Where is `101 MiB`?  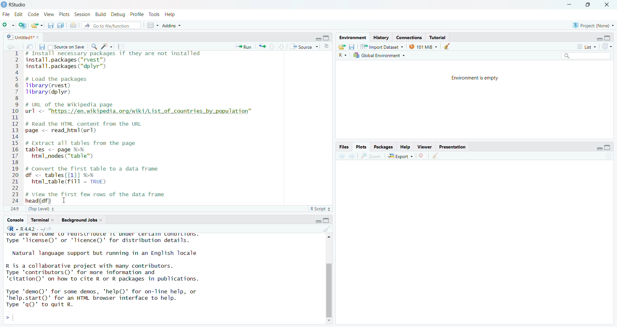 101 MiB is located at coordinates (422, 46).